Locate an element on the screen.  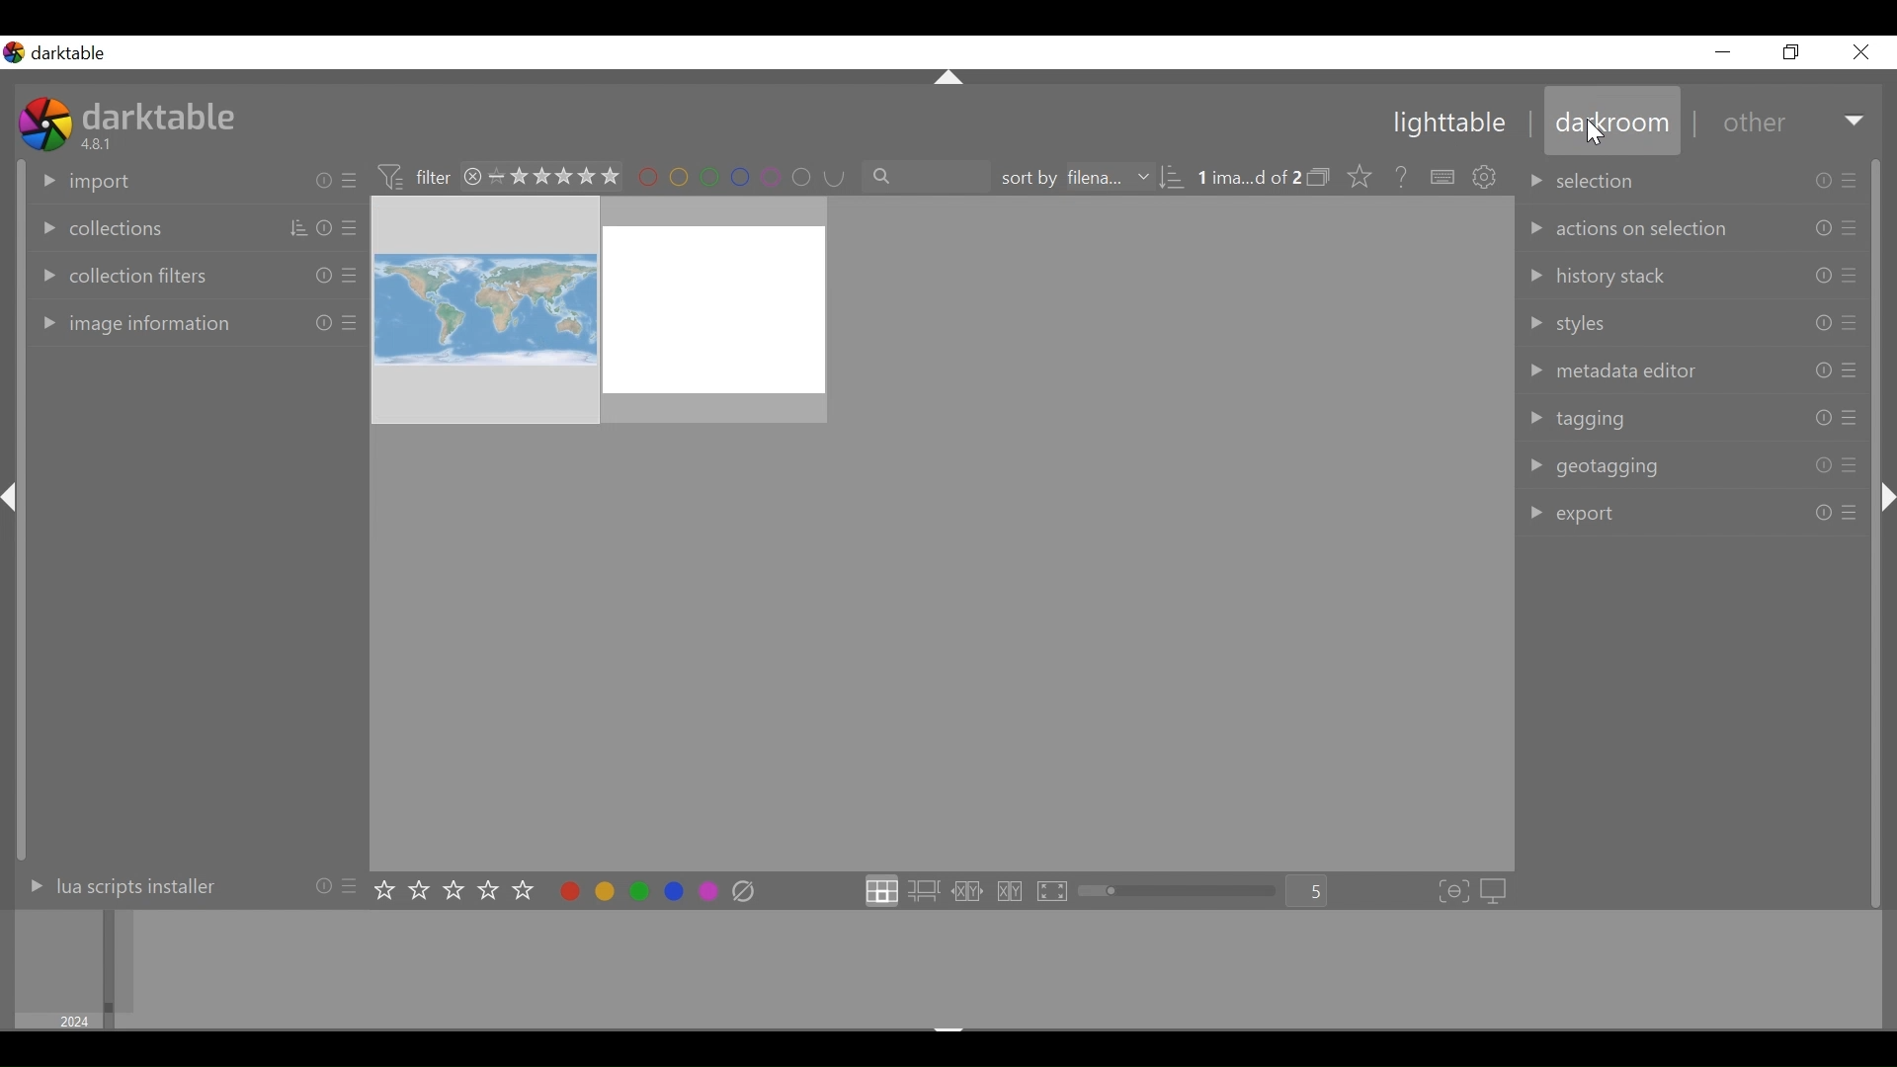
metadata editor is located at coordinates (1688, 369).